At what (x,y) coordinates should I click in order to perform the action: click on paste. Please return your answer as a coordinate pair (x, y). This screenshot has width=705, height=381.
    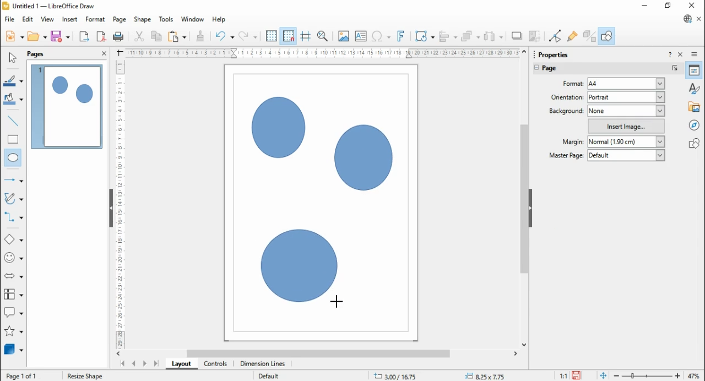
    Looking at the image, I should click on (176, 36).